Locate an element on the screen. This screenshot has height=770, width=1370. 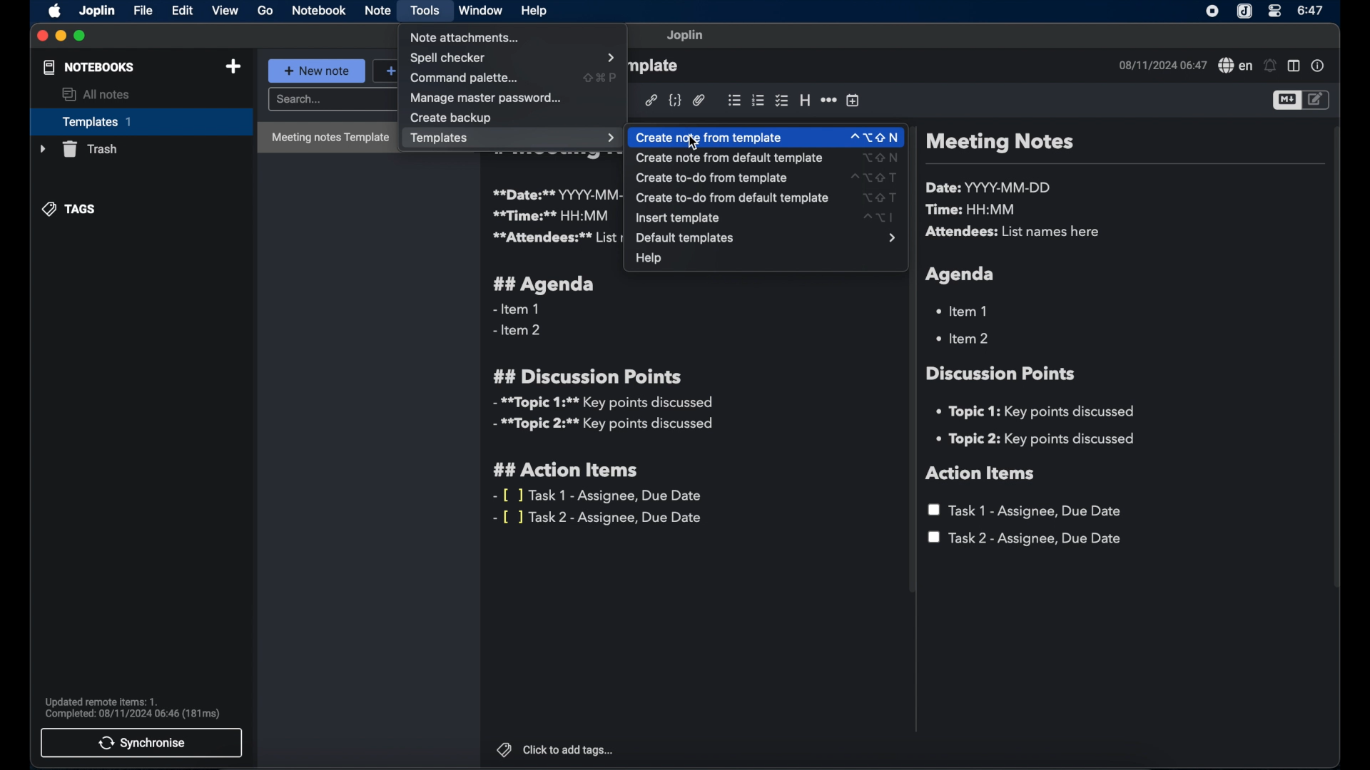
## action items is located at coordinates (569, 471).